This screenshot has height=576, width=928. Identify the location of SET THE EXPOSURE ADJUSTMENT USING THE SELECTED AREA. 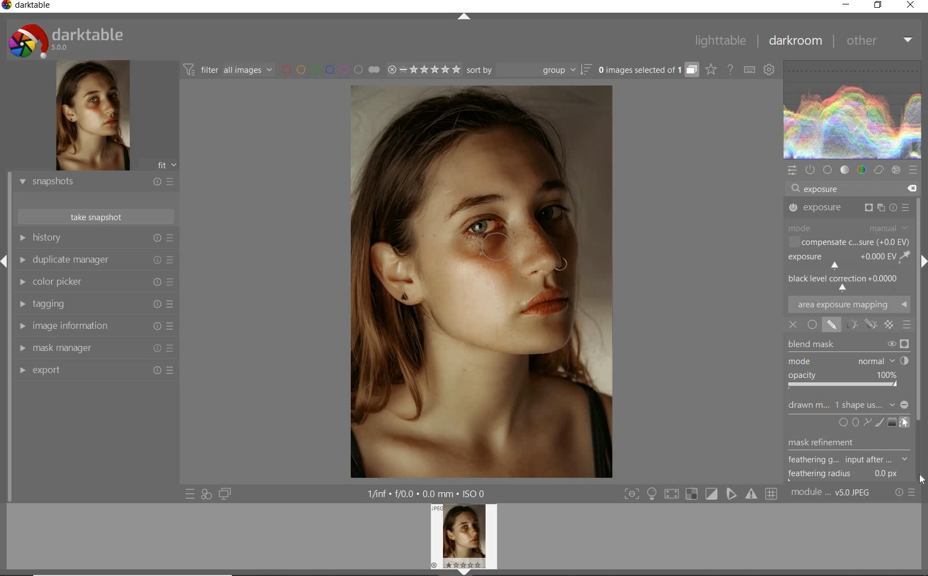
(904, 257).